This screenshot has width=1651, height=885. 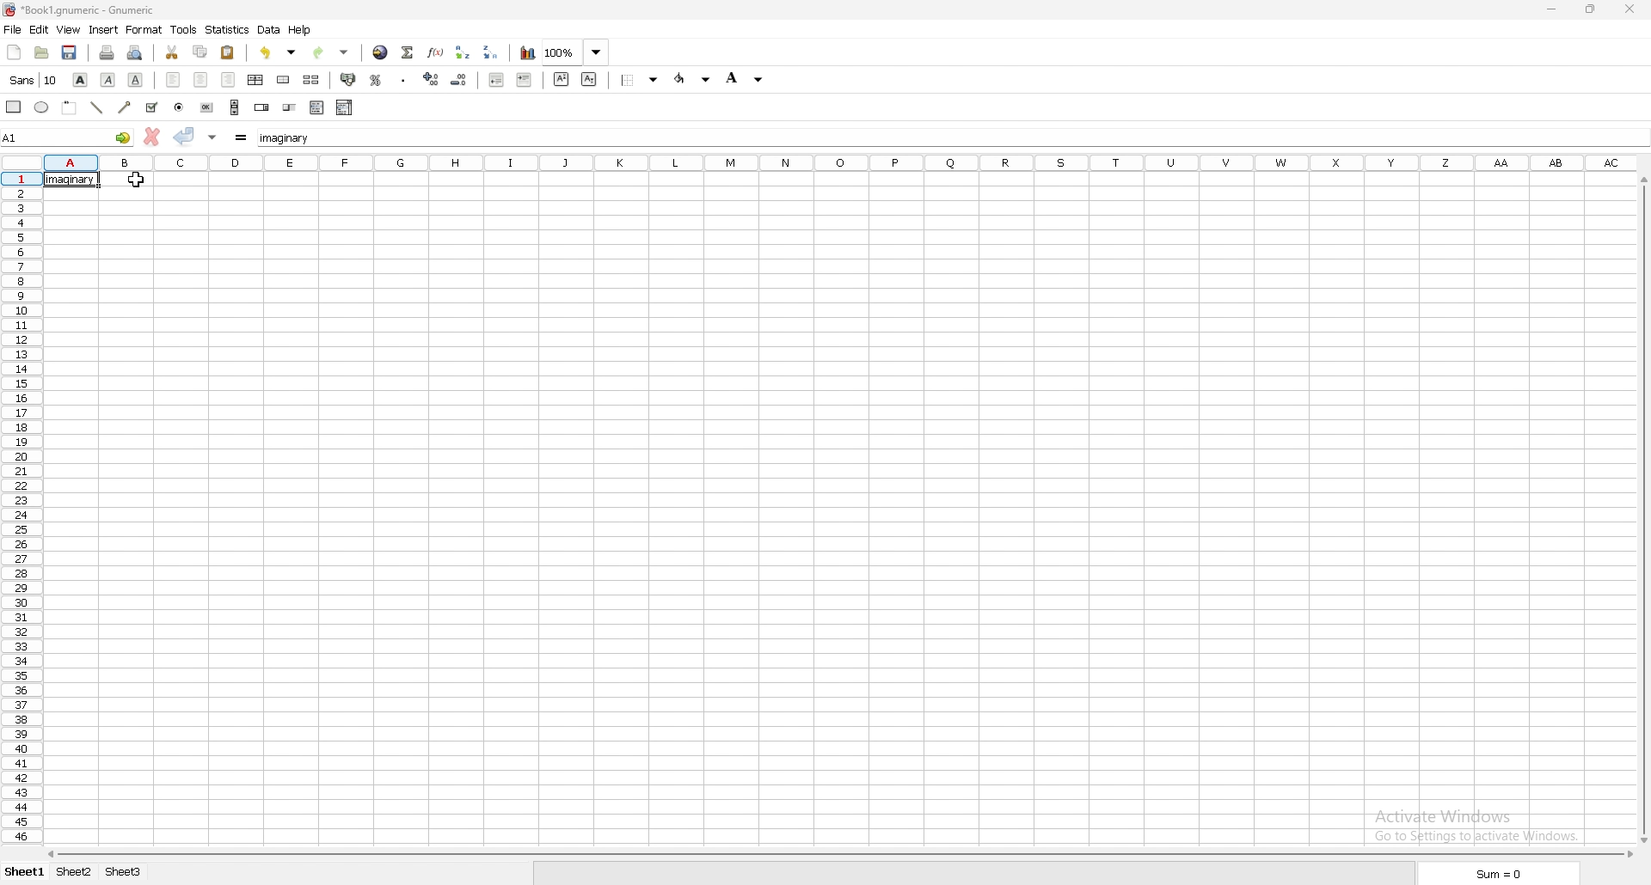 What do you see at coordinates (638, 80) in the screenshot?
I see `border` at bounding box center [638, 80].